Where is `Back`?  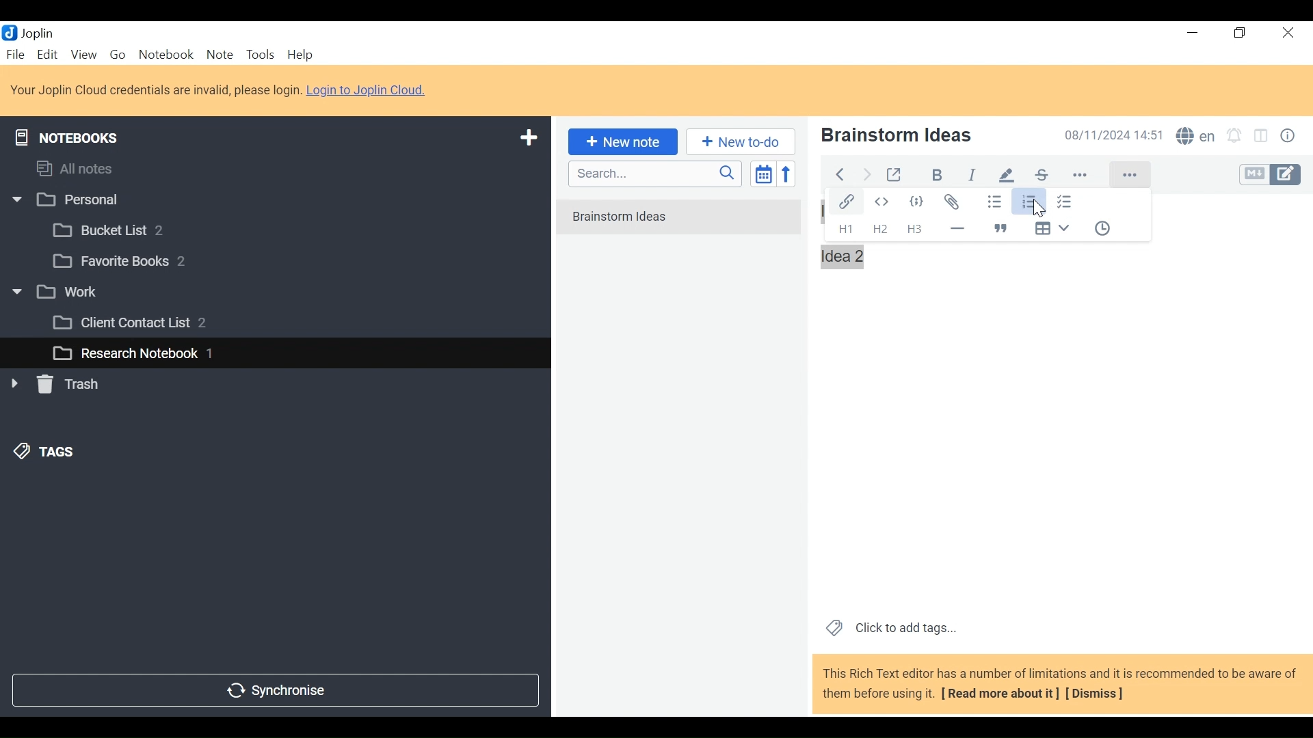 Back is located at coordinates (839, 172).